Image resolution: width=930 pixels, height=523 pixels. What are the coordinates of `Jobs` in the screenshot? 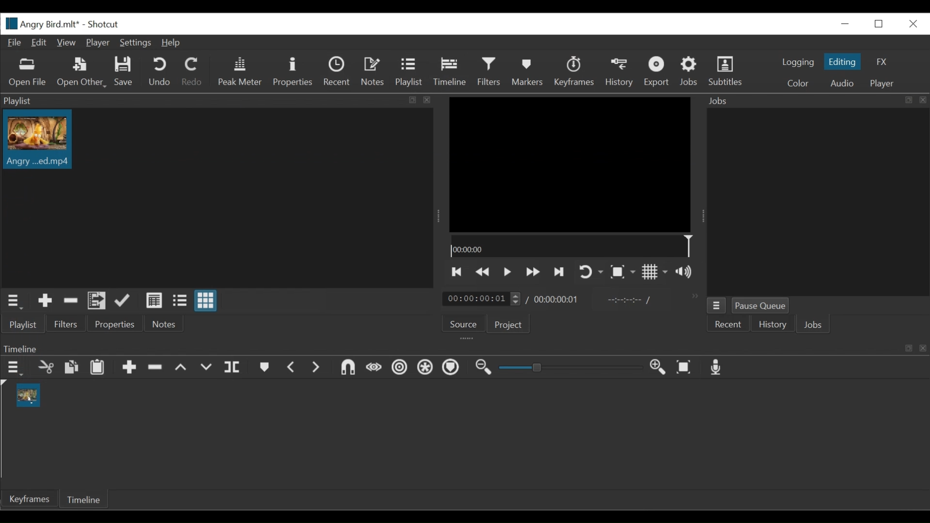 It's located at (813, 323).